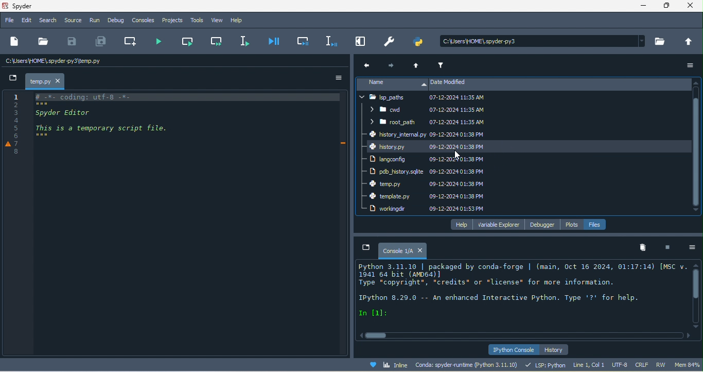 This screenshot has height=372, width=703. Describe the element at coordinates (443, 64) in the screenshot. I see `filter` at that location.